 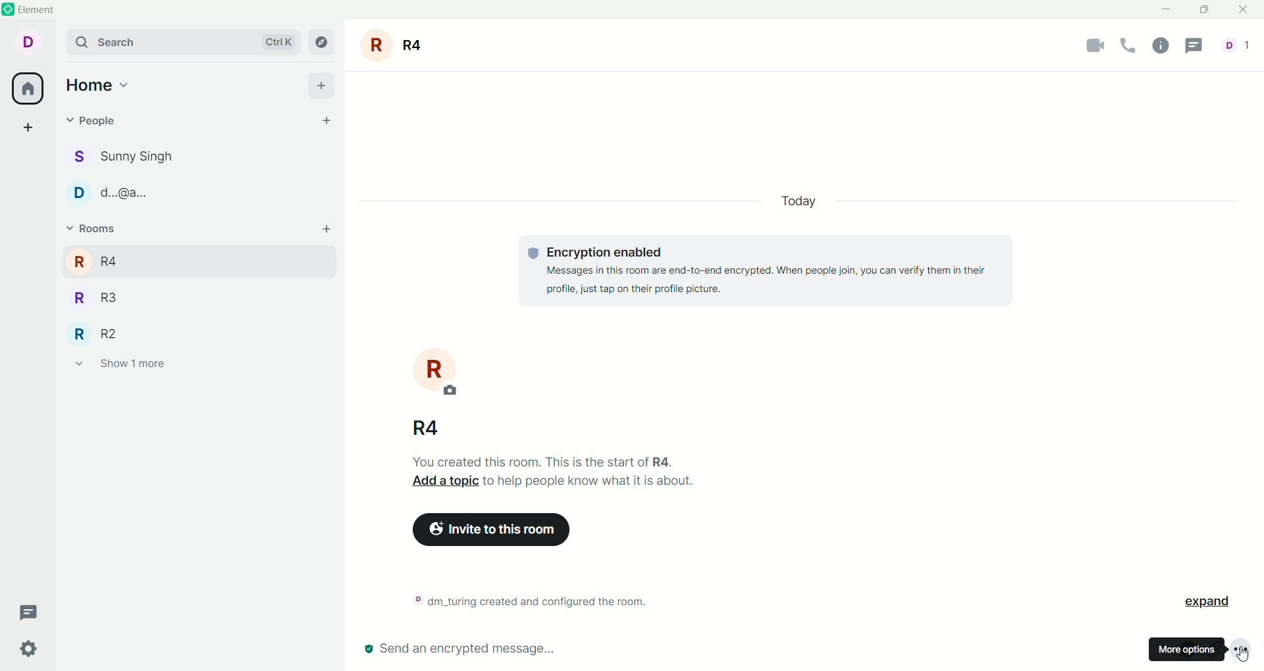 I want to click on start chat, so click(x=329, y=122).